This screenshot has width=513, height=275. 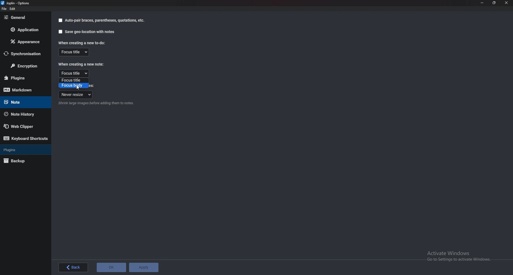 I want to click on Back up, so click(x=22, y=161).